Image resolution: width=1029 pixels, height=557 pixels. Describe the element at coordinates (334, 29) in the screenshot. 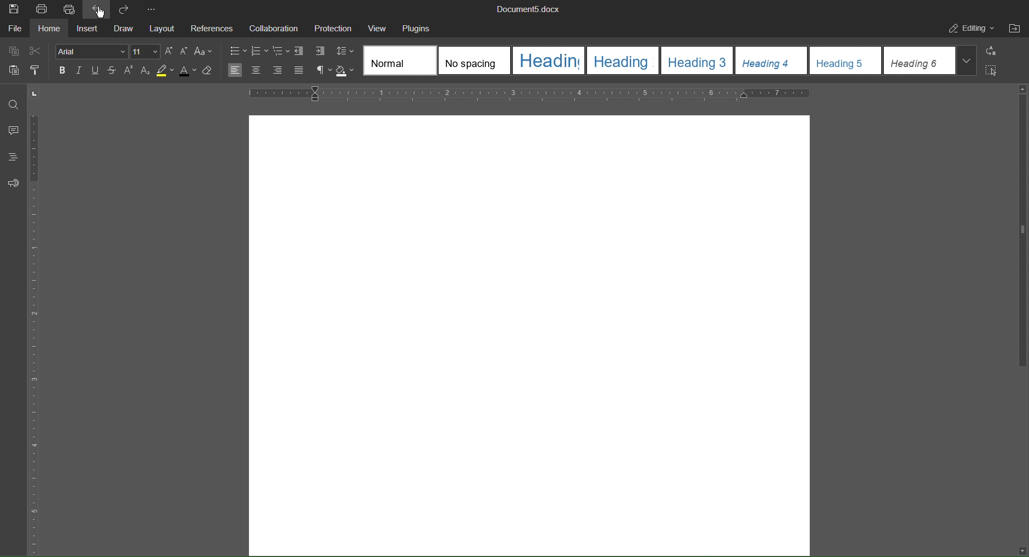

I see `Protection` at that location.